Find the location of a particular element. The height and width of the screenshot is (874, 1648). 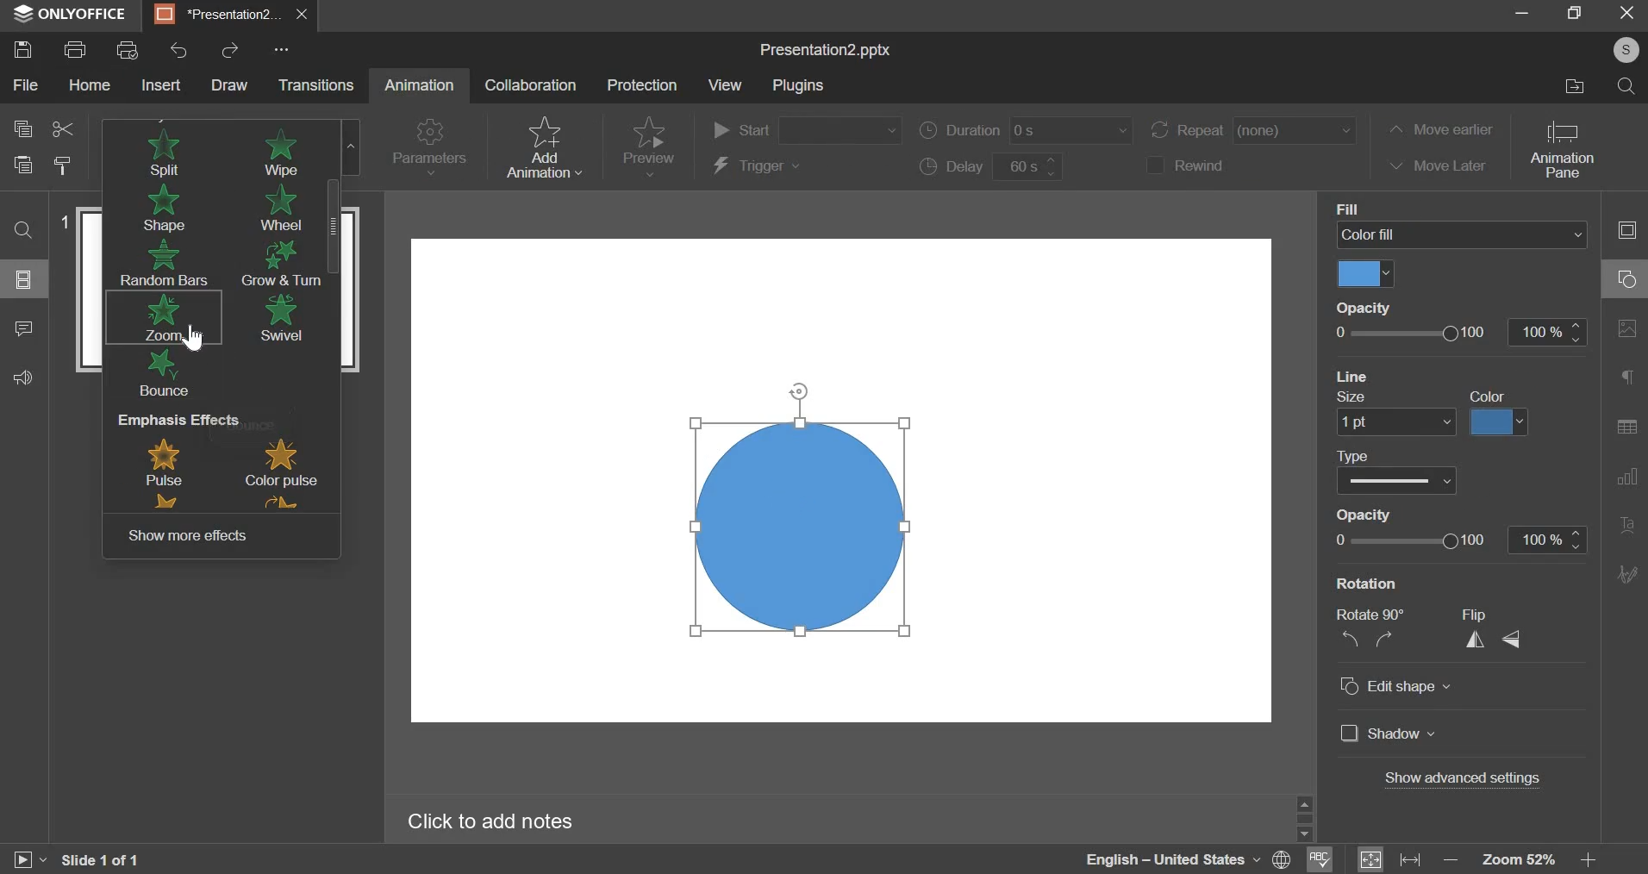

find is located at coordinates (22, 230).